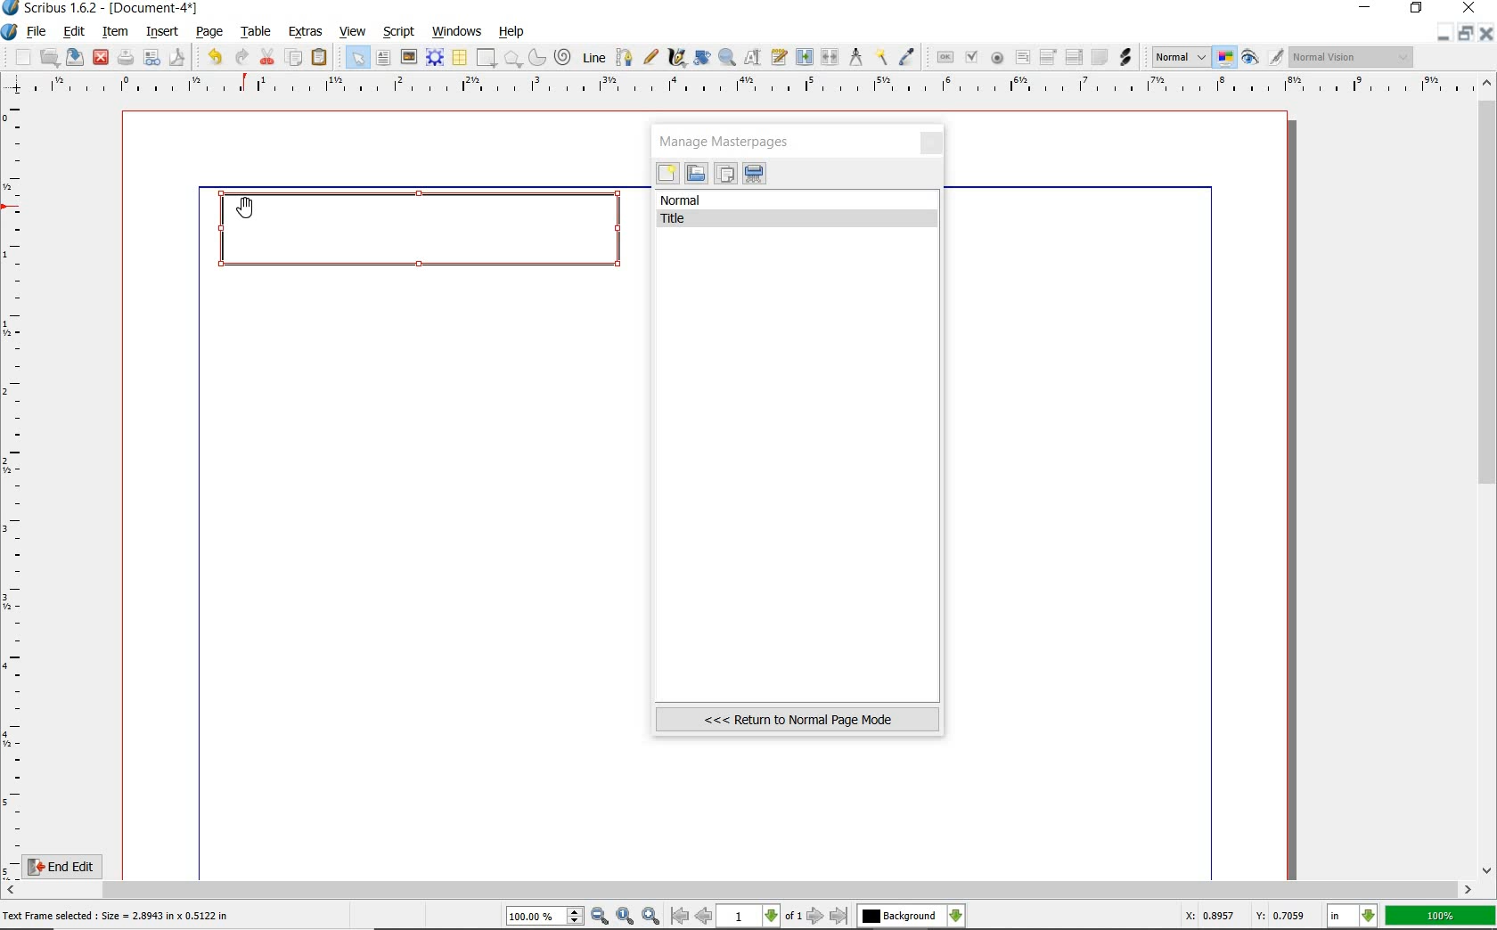  What do you see at coordinates (1125, 56) in the screenshot?
I see `link annotation` at bounding box center [1125, 56].